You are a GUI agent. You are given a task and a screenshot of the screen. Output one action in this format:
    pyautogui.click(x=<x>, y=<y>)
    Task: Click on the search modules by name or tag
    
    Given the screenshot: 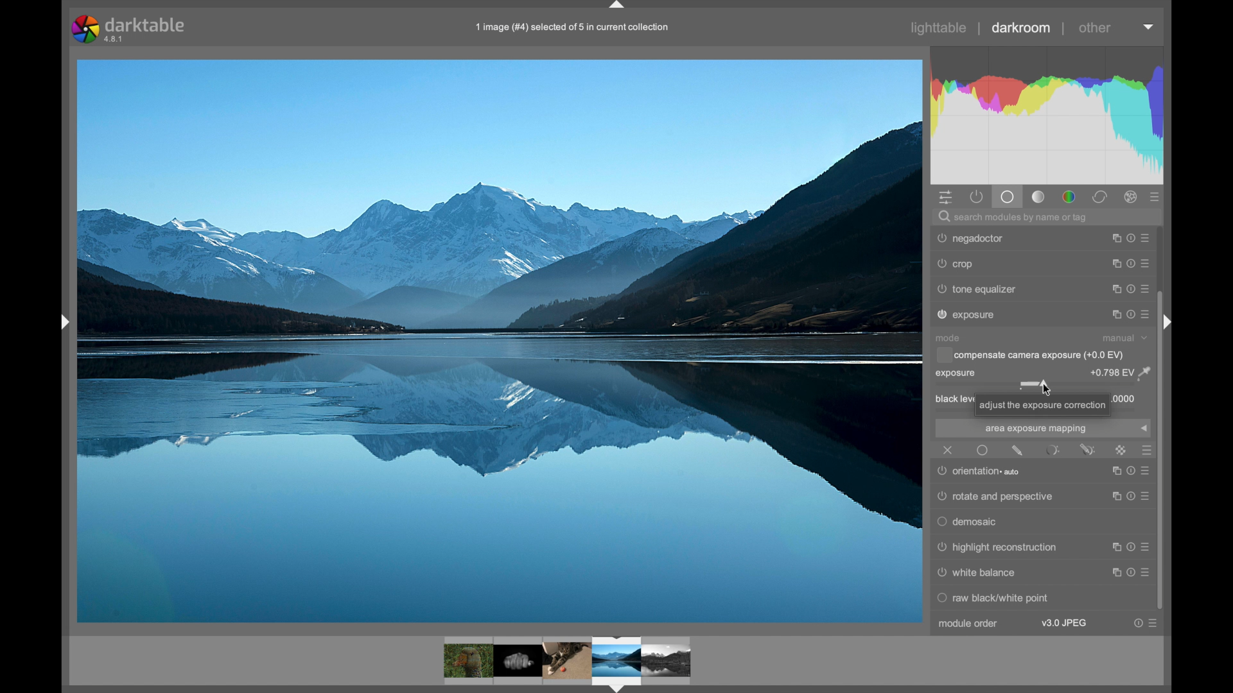 What is the action you would take?
    pyautogui.click(x=1015, y=216)
    